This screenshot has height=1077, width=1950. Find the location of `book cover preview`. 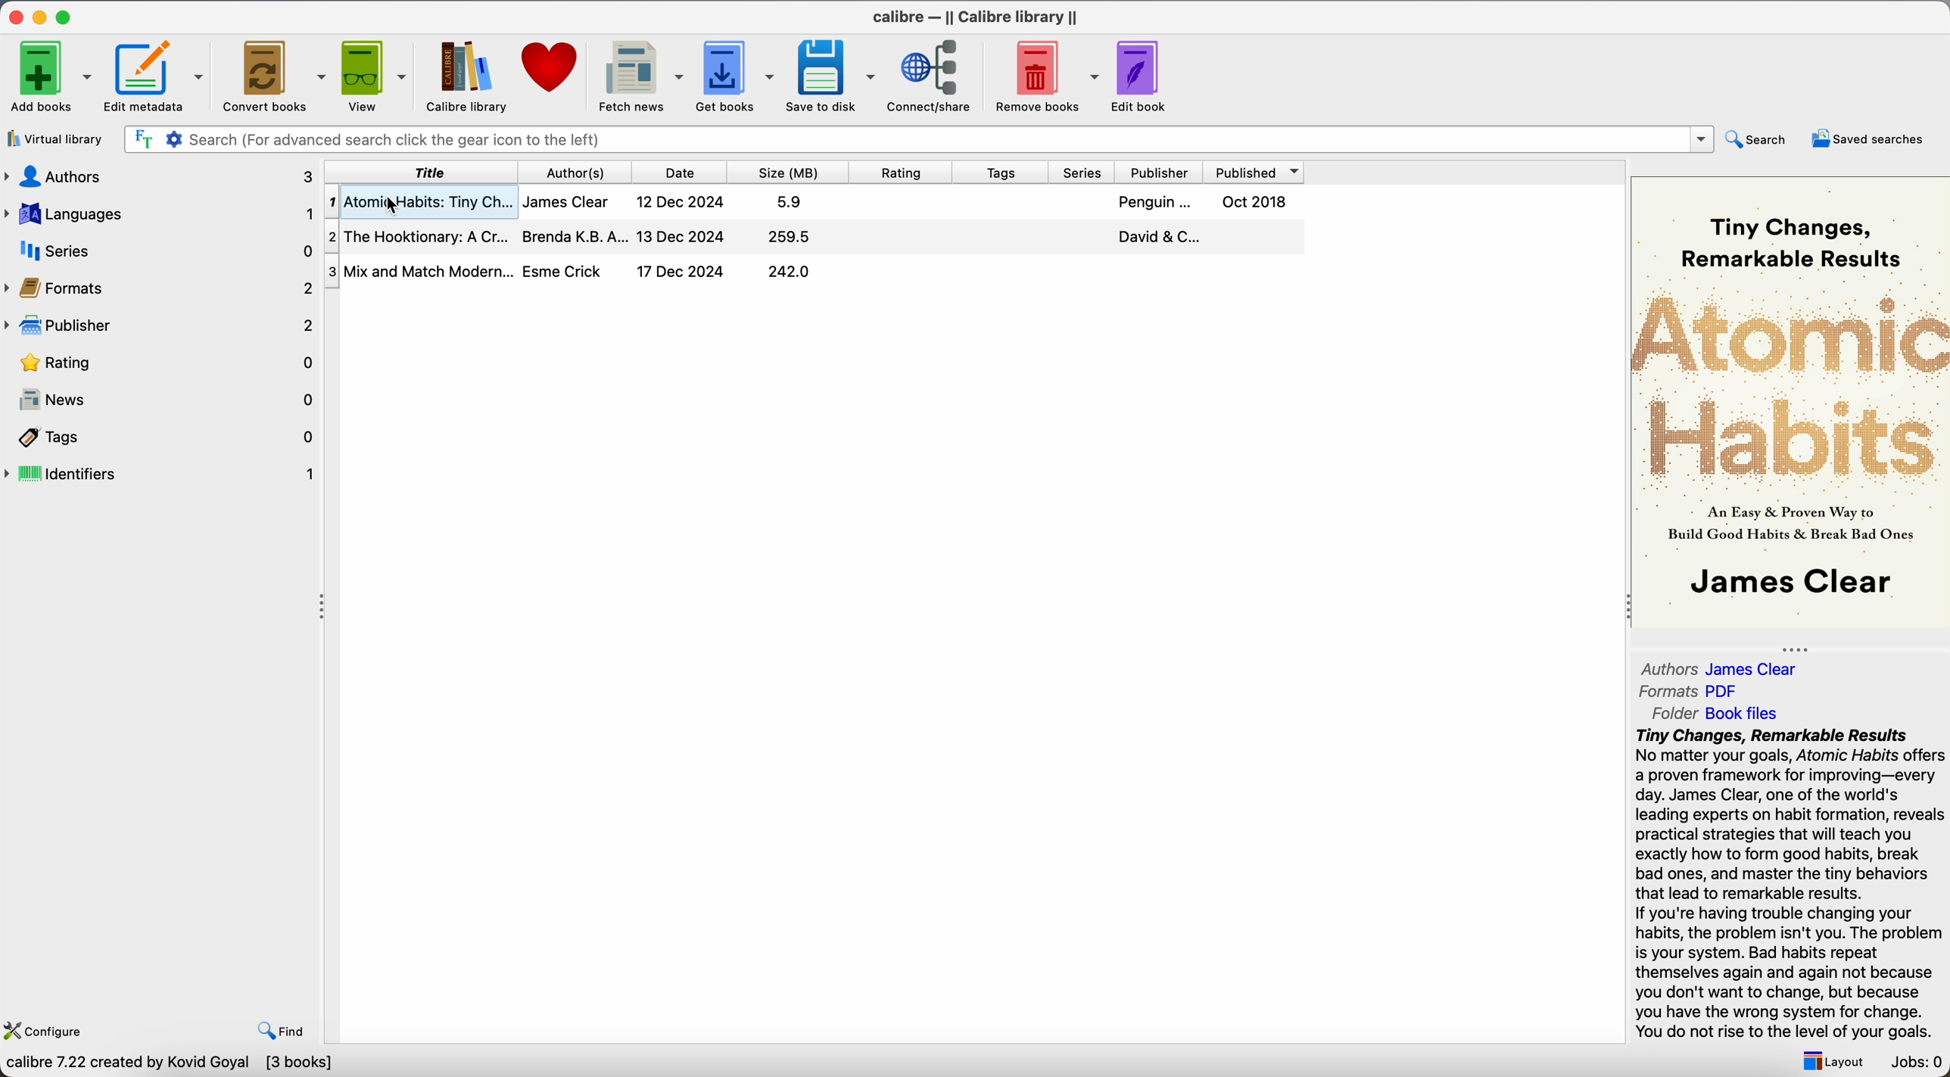

book cover preview is located at coordinates (1792, 403).